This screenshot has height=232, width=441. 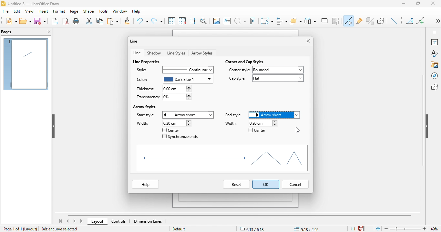 I want to click on line, so click(x=136, y=41).